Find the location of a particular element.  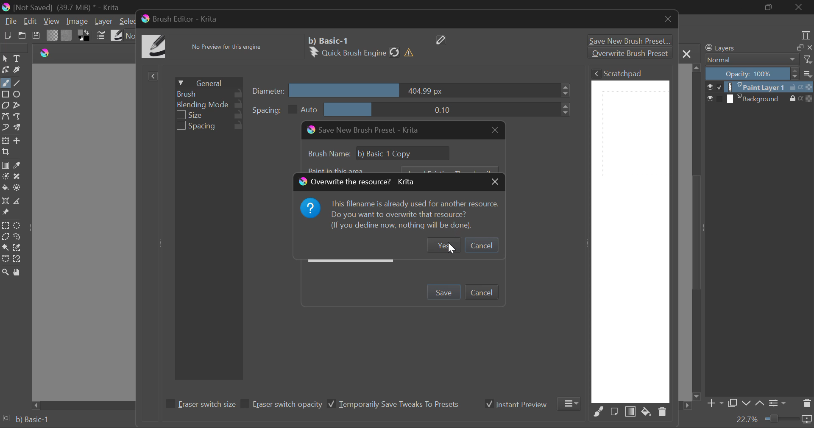

Minimize is located at coordinates (769, 7).